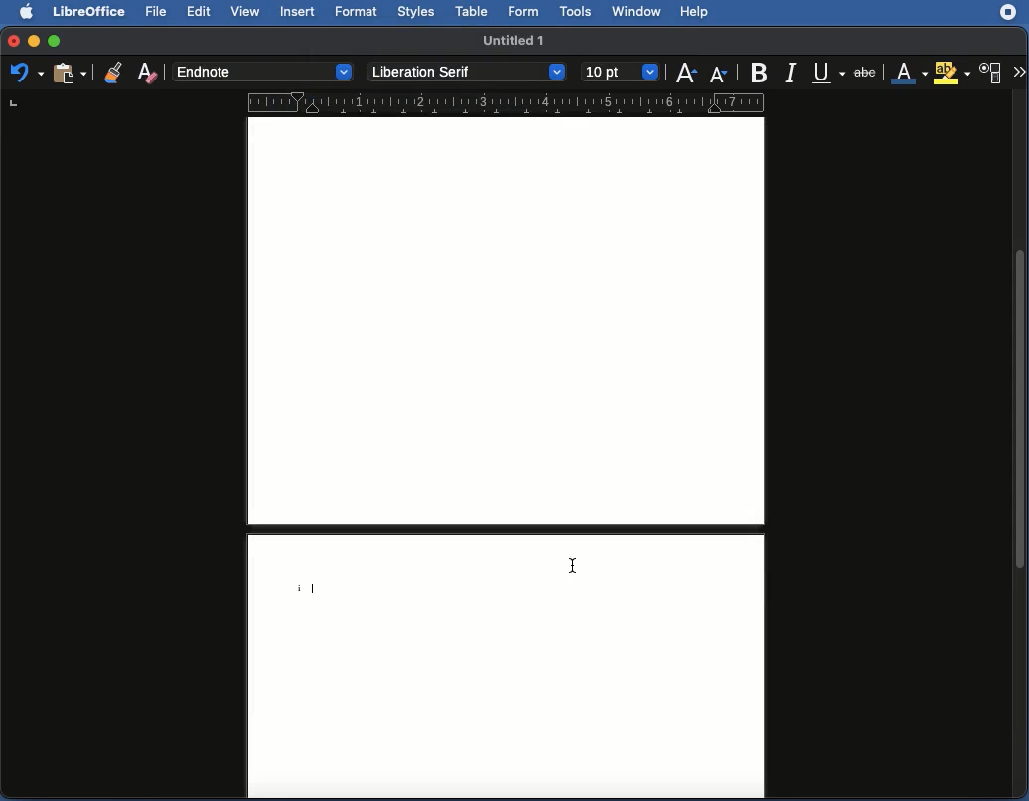 The height and width of the screenshot is (801, 1029). I want to click on Help, so click(695, 11).